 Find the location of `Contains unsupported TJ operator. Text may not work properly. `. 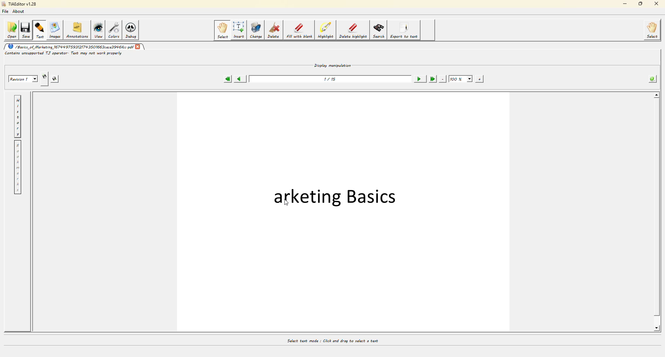

Contains unsupported TJ operator. Text may not work properly.  is located at coordinates (67, 54).